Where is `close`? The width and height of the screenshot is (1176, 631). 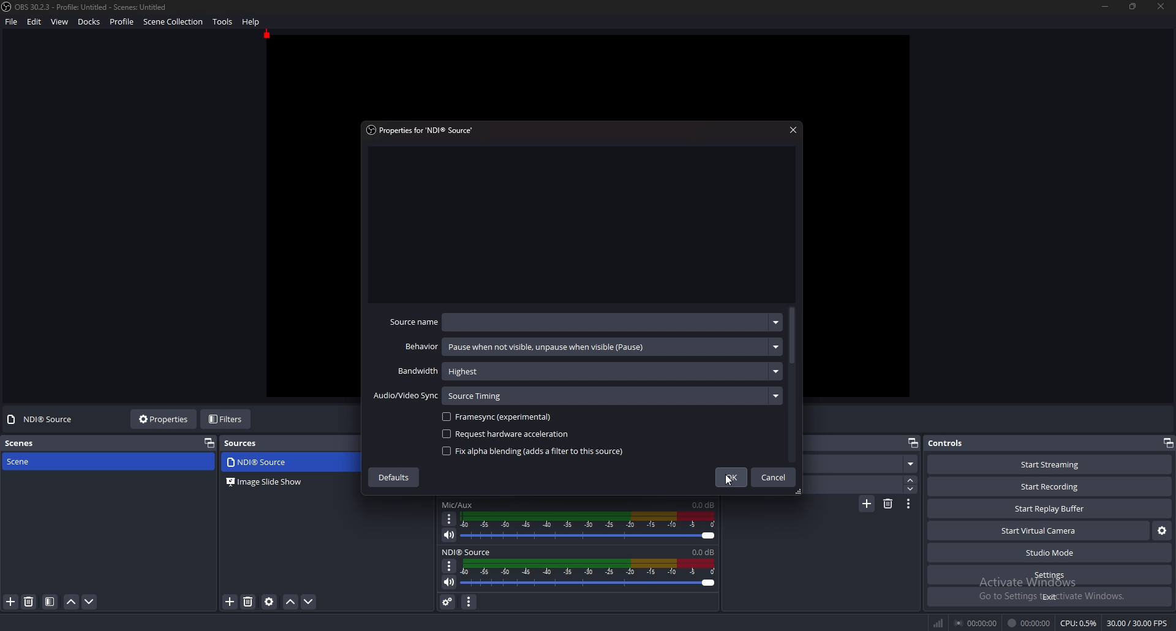
close is located at coordinates (792, 130).